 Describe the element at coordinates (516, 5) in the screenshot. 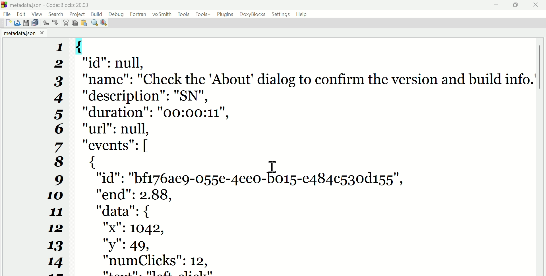

I see `Maximise` at that location.